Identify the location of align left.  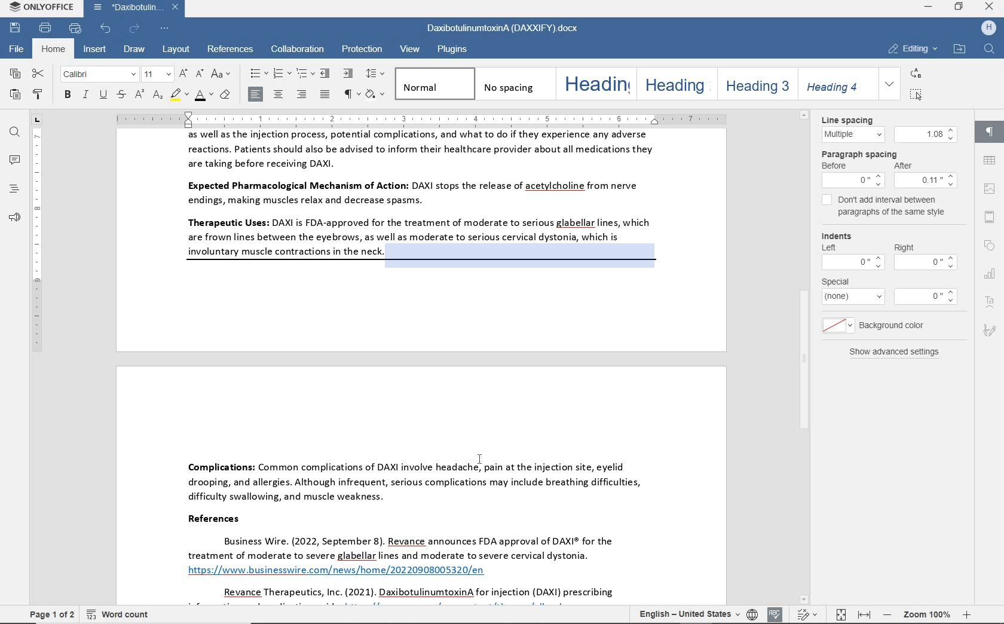
(302, 94).